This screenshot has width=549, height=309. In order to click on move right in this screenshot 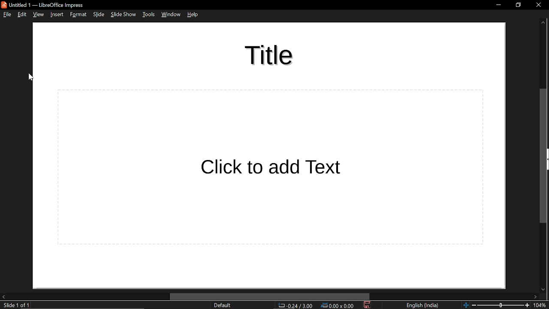, I will do `click(535, 297)`.